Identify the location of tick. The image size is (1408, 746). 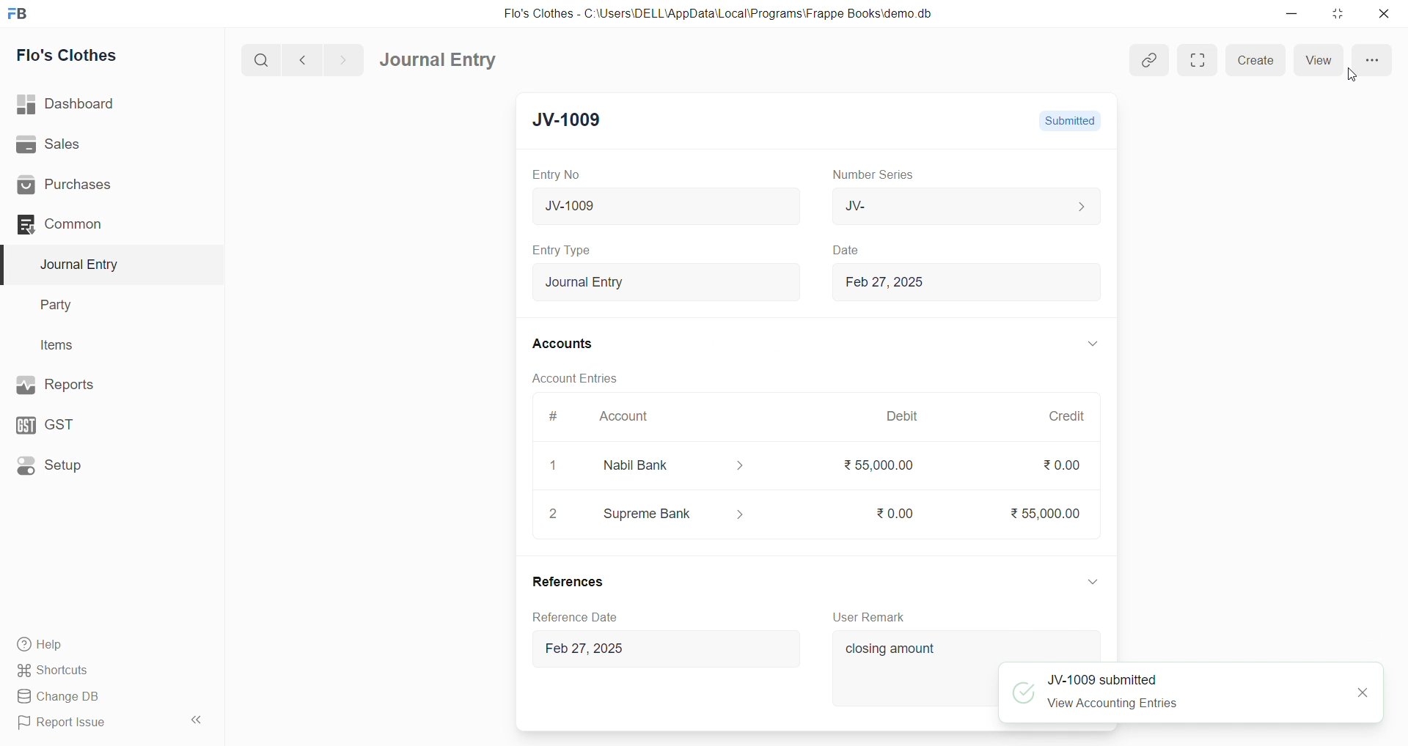
(1019, 694).